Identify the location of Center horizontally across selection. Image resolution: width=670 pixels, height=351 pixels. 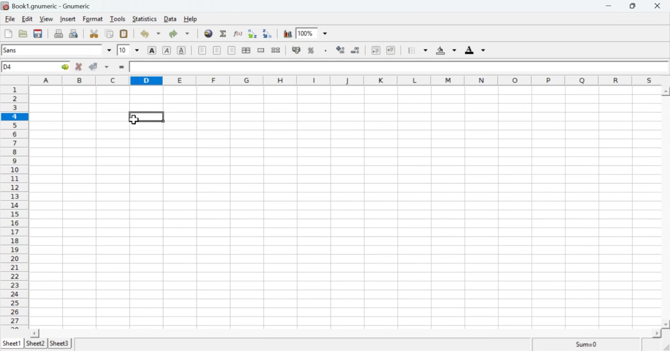
(247, 50).